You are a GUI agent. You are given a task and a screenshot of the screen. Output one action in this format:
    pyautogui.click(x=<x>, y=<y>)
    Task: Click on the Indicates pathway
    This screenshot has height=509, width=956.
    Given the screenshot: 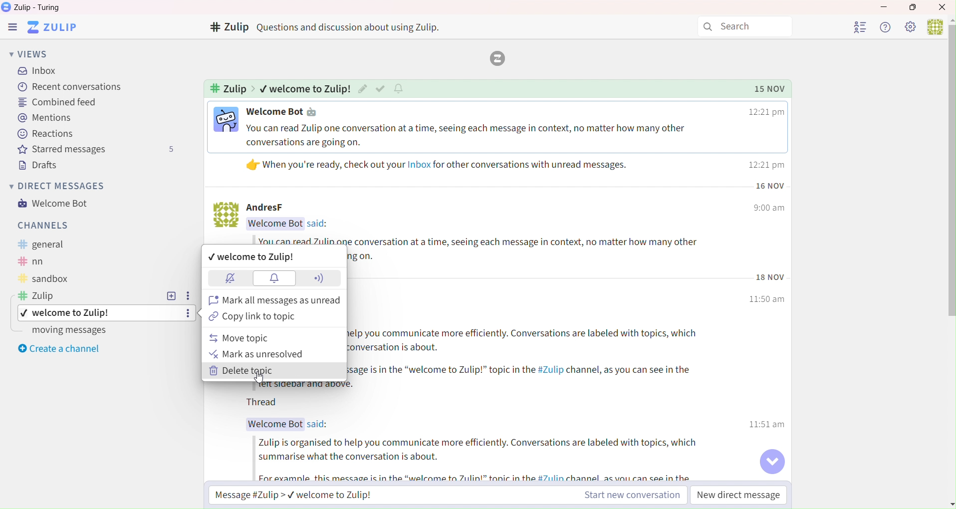 What is the action you would take?
    pyautogui.click(x=254, y=88)
    